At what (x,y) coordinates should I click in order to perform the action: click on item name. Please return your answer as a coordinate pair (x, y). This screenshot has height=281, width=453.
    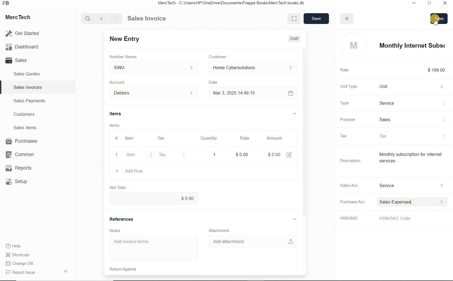
    Looking at the image, I should click on (410, 45).